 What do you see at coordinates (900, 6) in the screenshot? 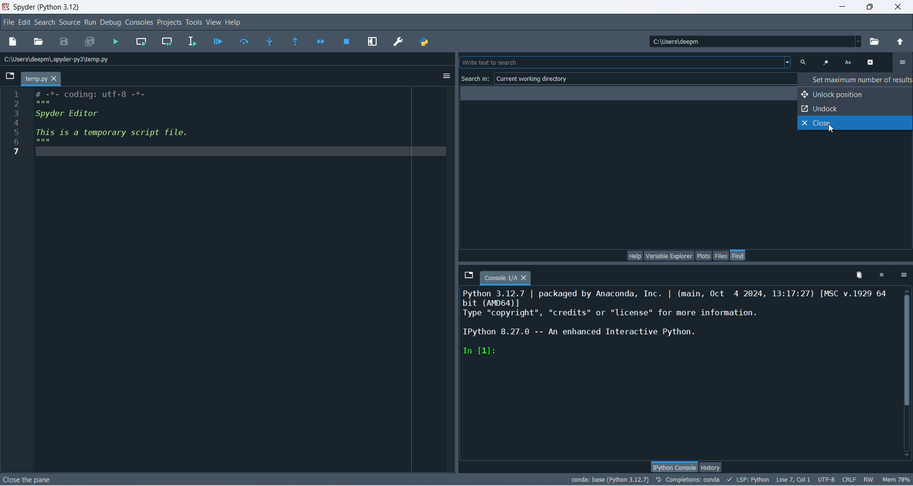
I see `close` at bounding box center [900, 6].